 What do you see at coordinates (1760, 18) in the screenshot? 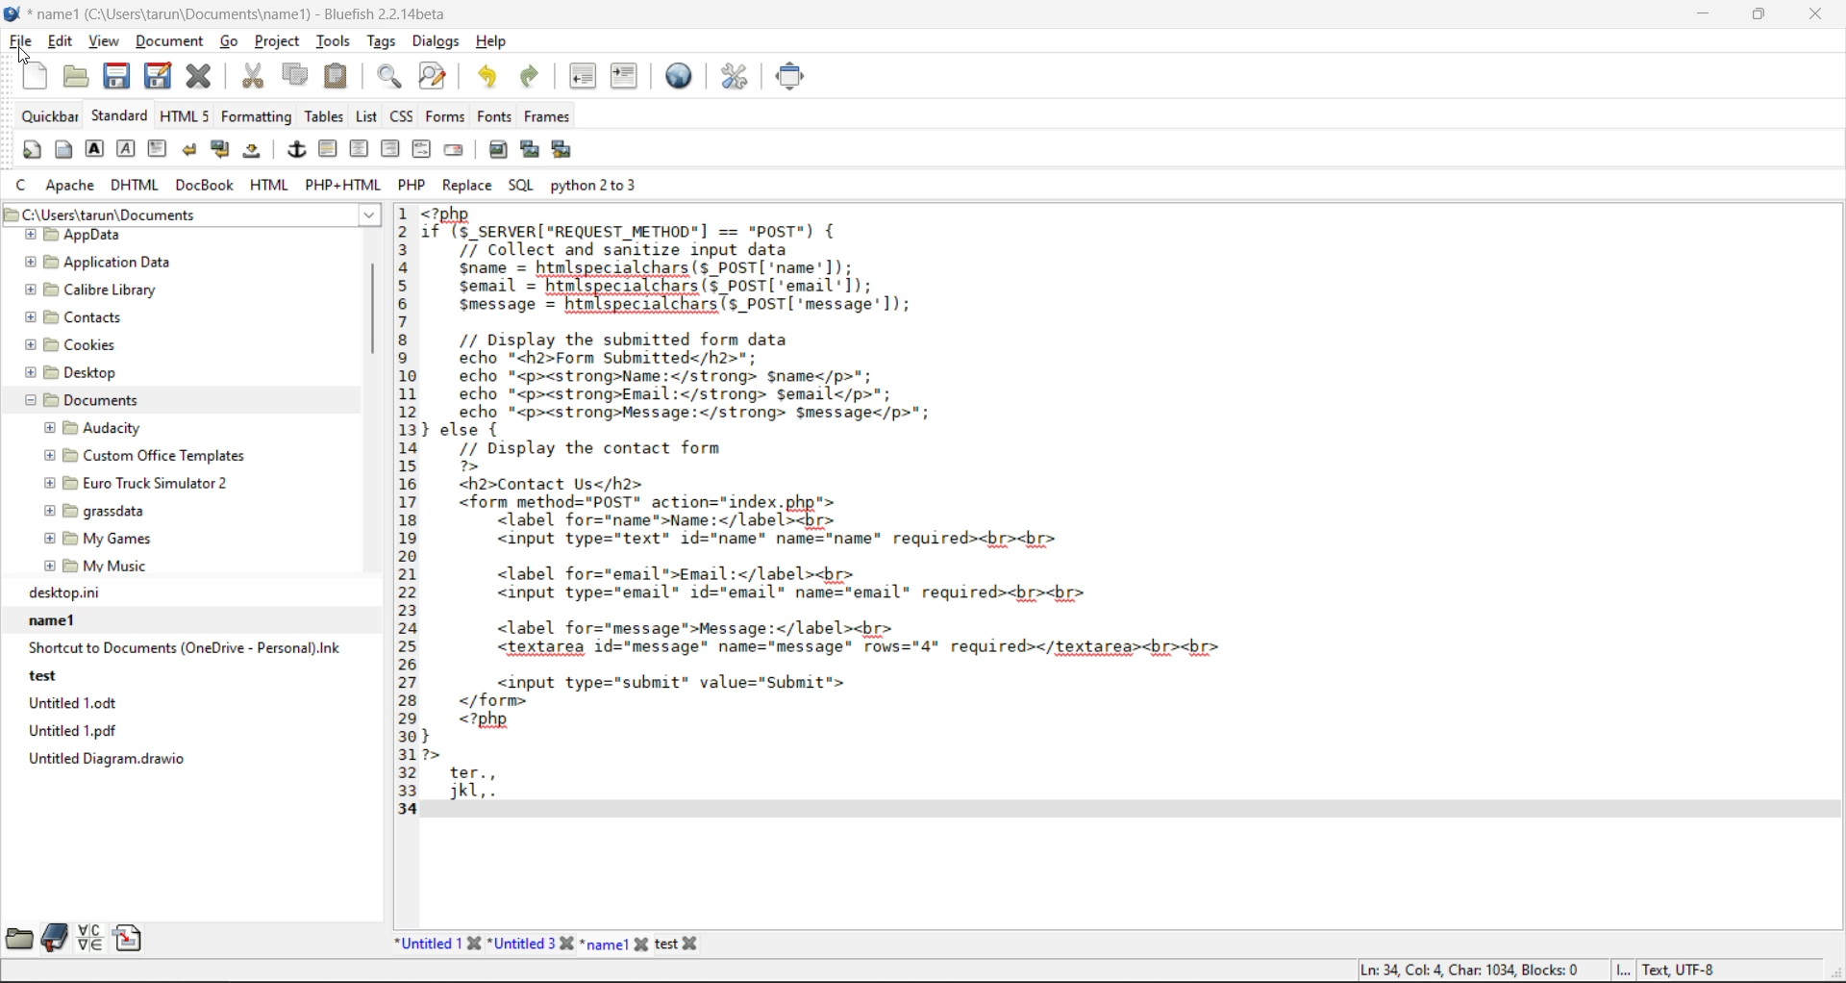
I see `maximize` at bounding box center [1760, 18].